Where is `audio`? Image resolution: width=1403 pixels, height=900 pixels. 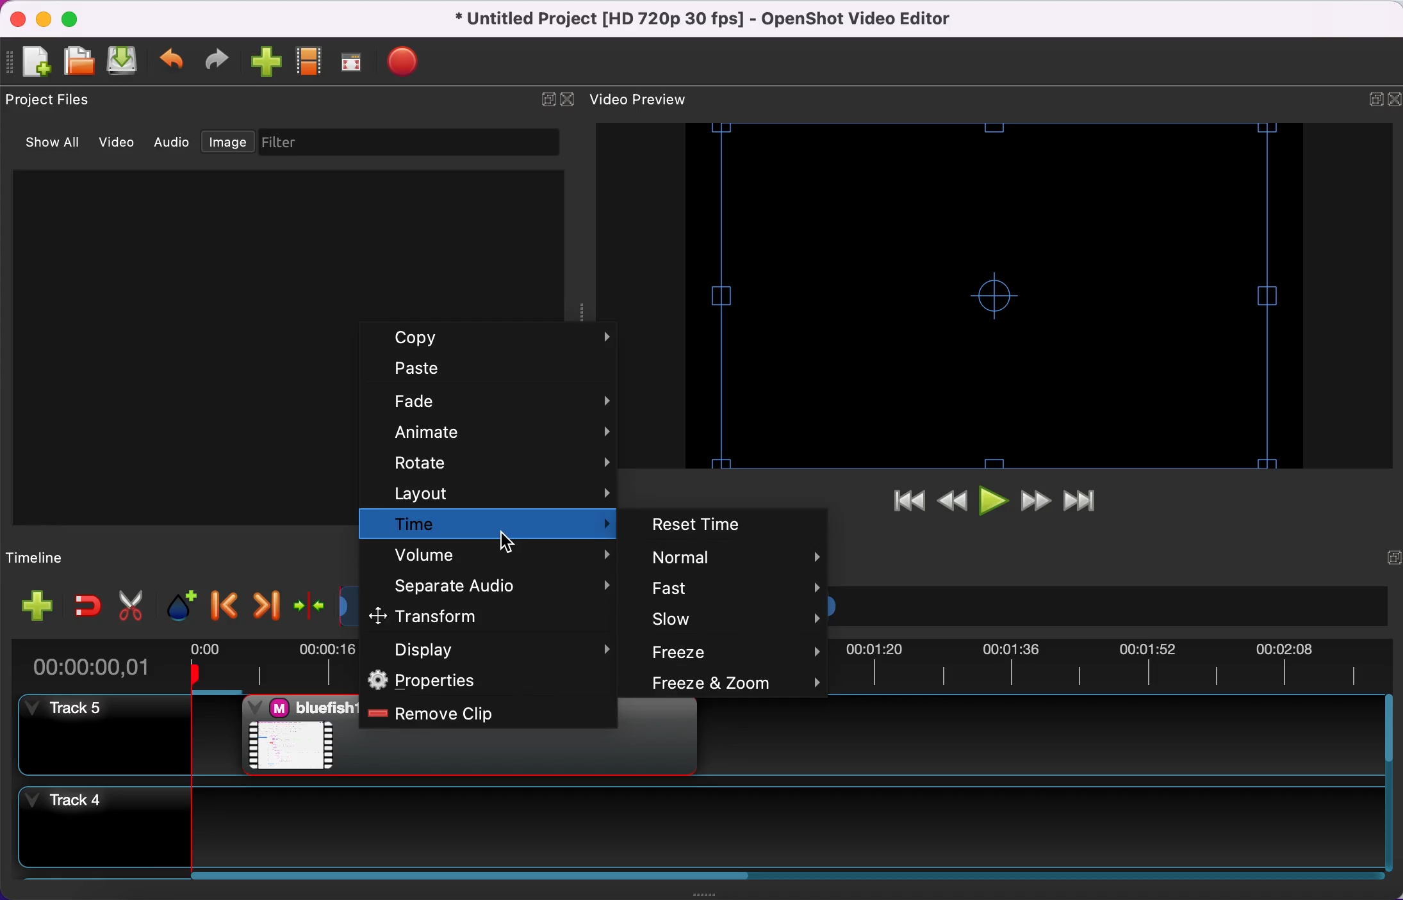
audio is located at coordinates (173, 145).